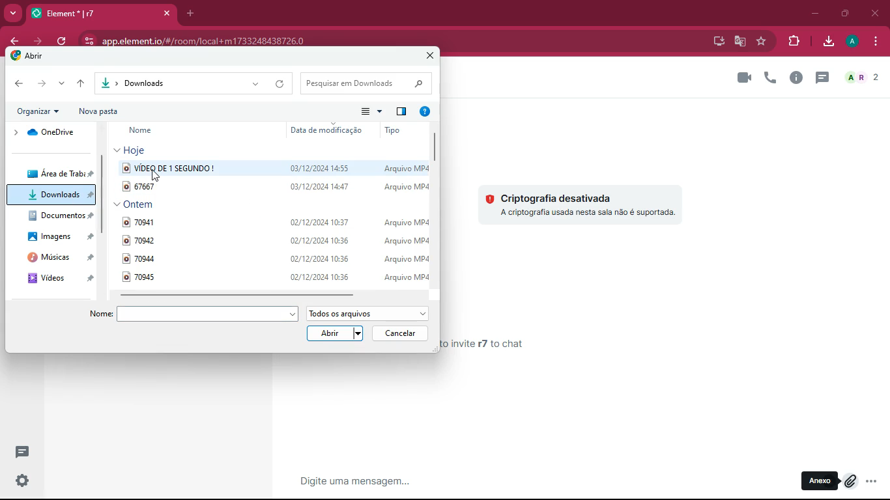 This screenshot has width=890, height=500. I want to click on settings, so click(22, 481).